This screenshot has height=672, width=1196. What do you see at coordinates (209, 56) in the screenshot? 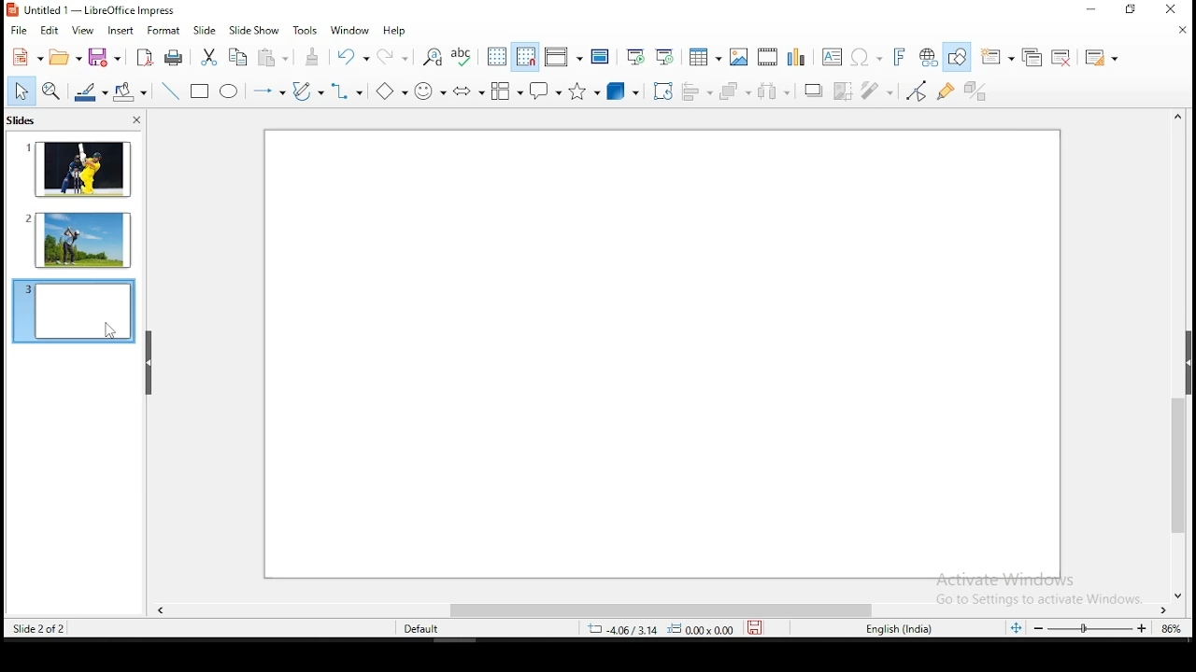
I see `cut` at bounding box center [209, 56].